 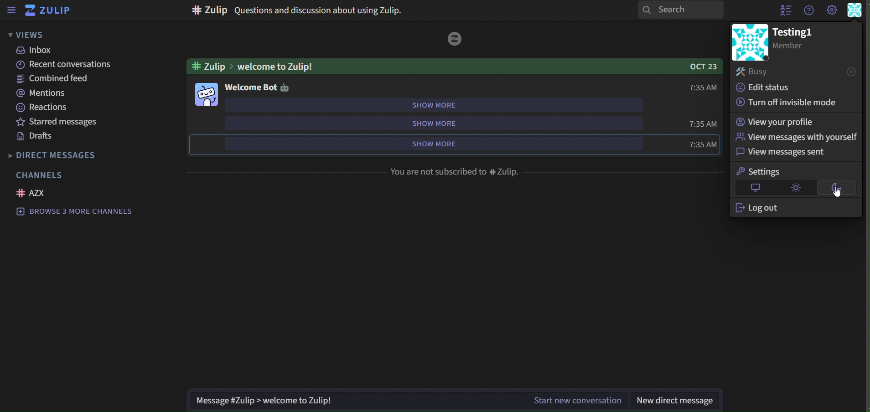 I want to click on browse 3 more channels, so click(x=75, y=211).